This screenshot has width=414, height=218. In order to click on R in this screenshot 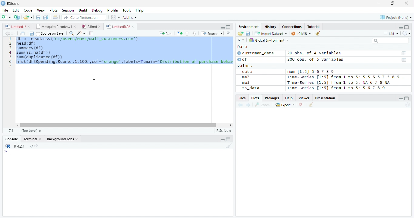, I will do `click(7, 146)`.